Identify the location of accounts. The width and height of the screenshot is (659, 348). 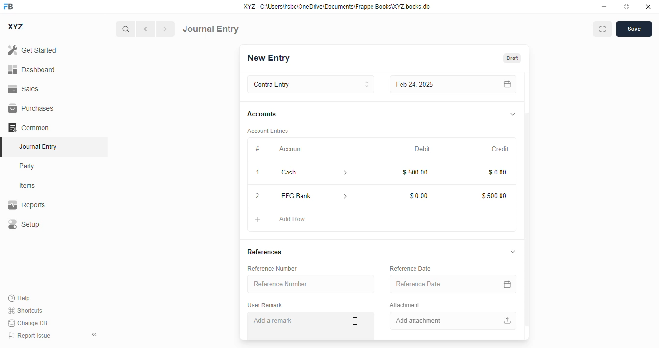
(262, 114).